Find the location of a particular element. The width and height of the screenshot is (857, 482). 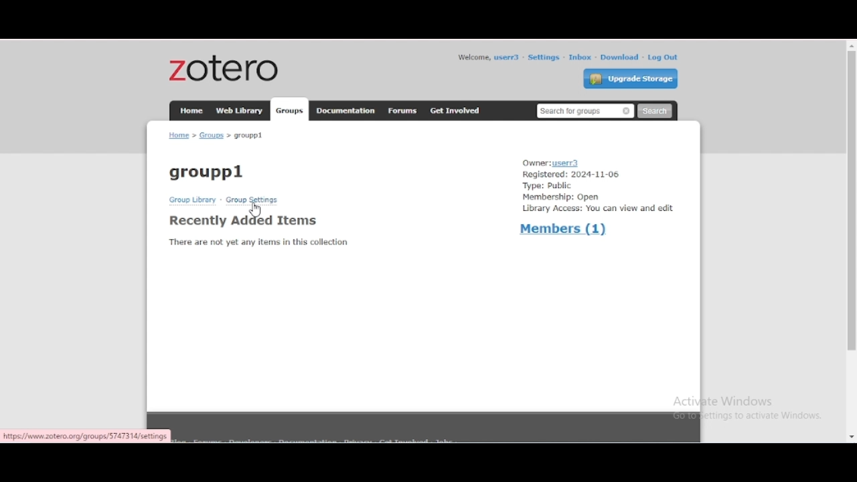

profile is located at coordinates (508, 57).